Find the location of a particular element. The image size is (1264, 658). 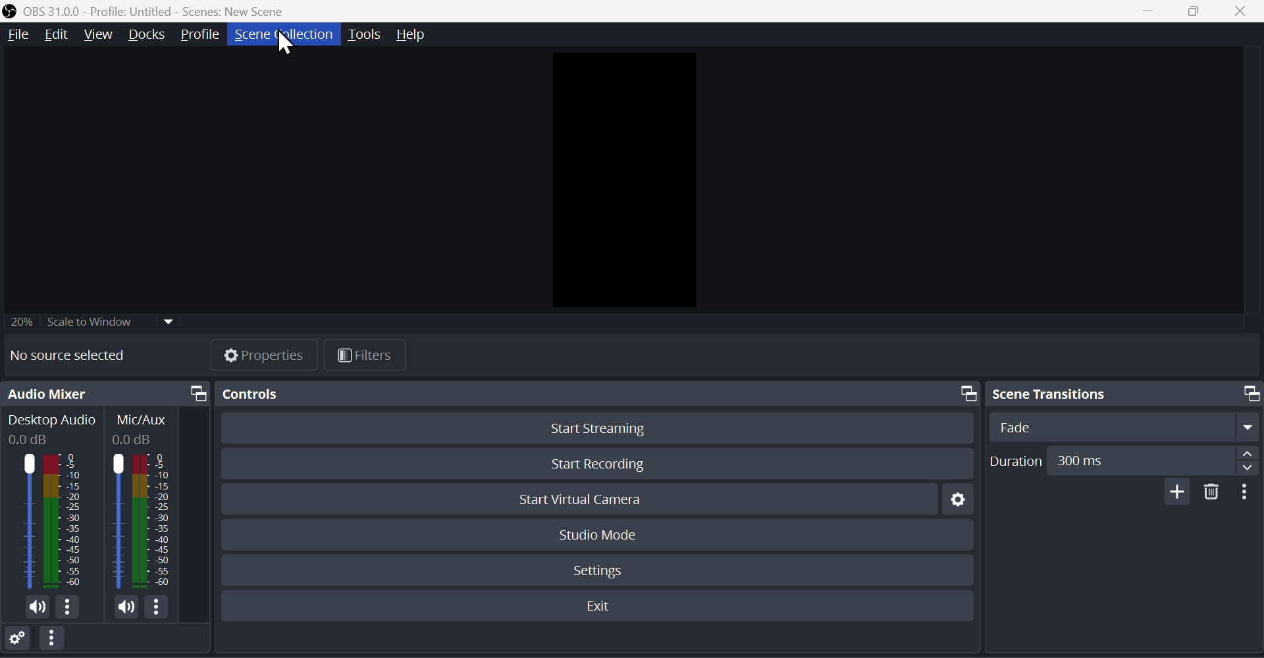

No source selected is located at coordinates (79, 356).